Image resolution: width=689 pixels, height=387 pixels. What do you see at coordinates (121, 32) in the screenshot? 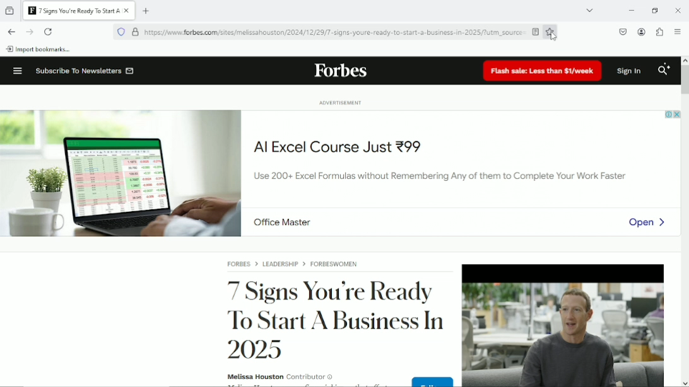
I see `blocking social media trackers` at bounding box center [121, 32].